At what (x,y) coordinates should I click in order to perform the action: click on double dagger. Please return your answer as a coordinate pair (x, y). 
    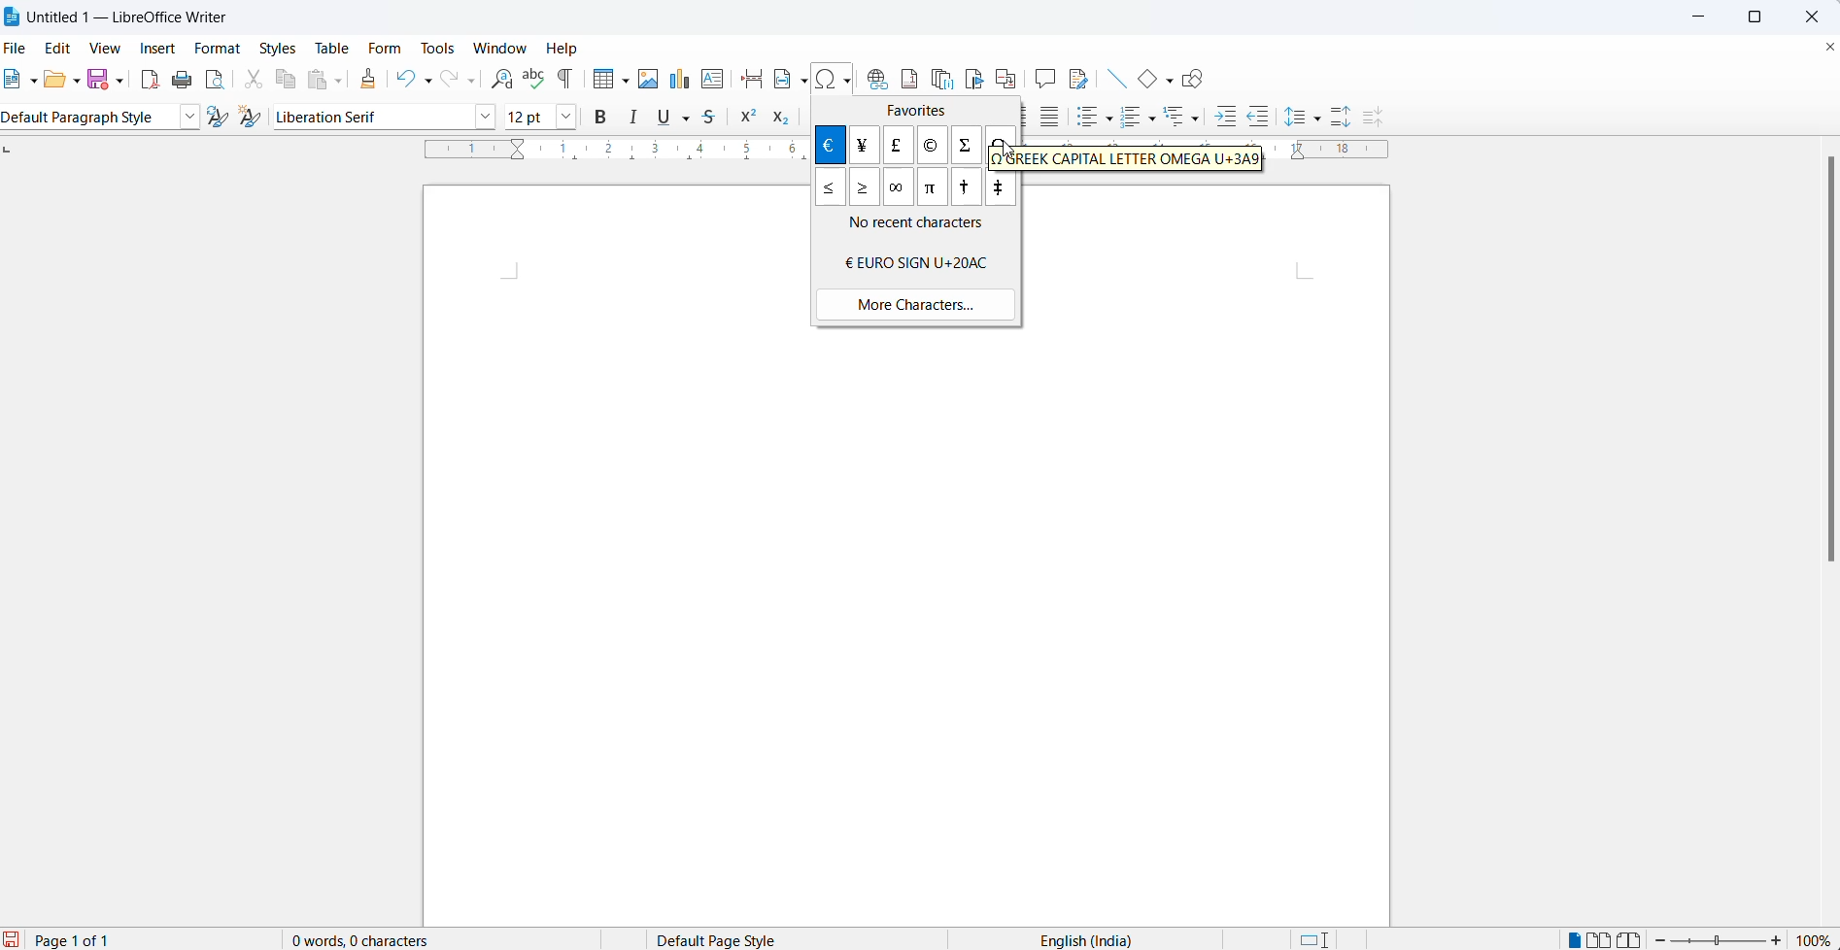
    Looking at the image, I should click on (1001, 189).